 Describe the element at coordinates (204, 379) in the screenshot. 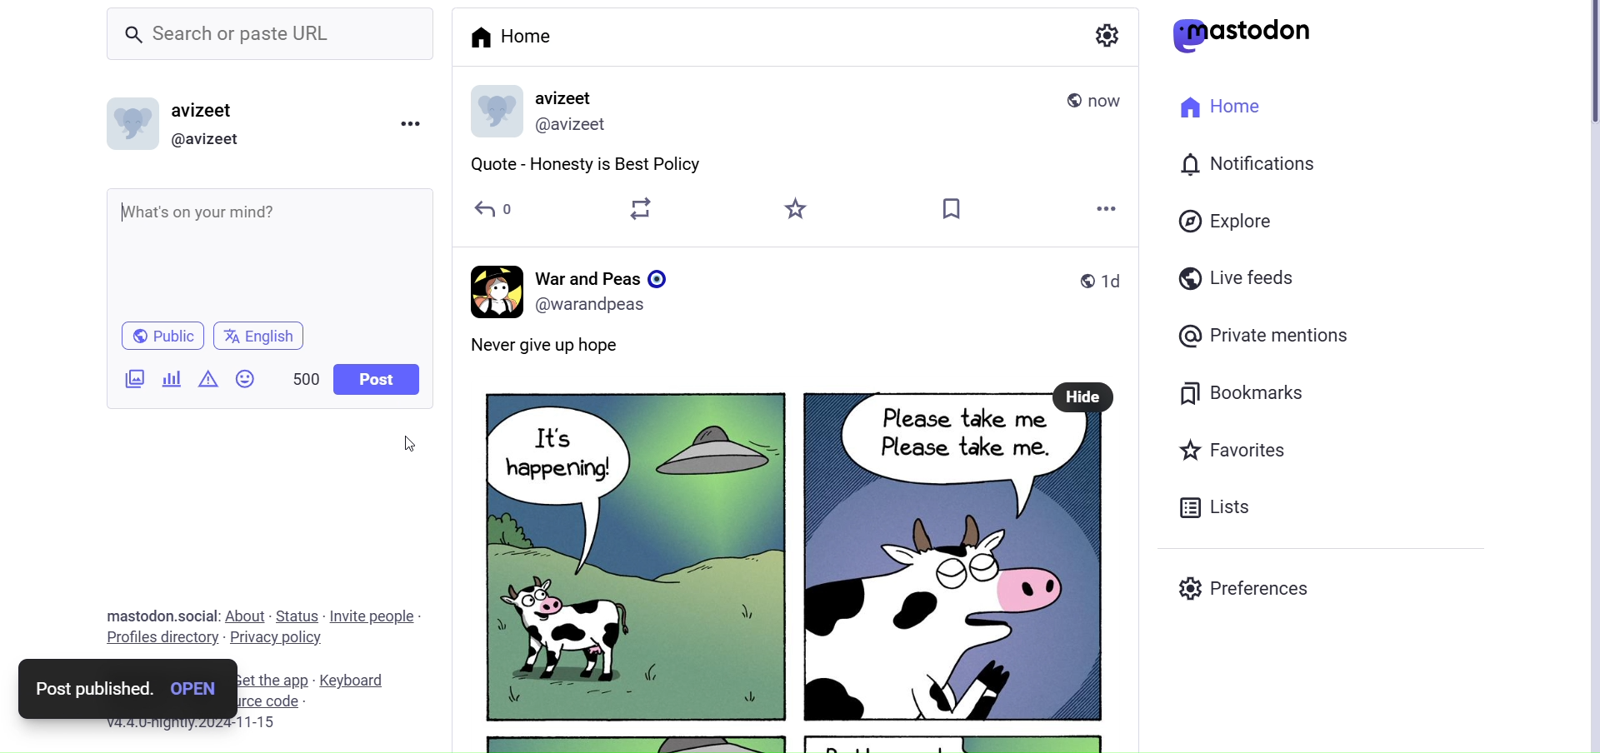

I see `Content Warning` at that location.